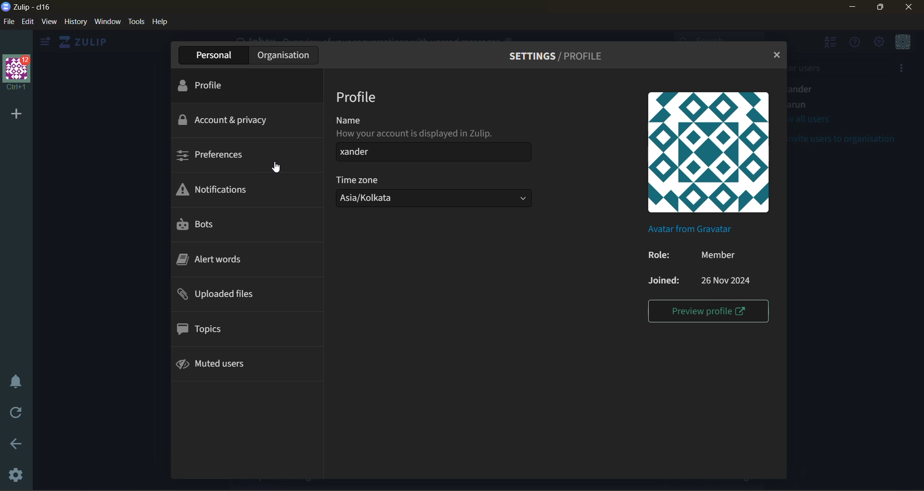  I want to click on maximize, so click(882, 8).